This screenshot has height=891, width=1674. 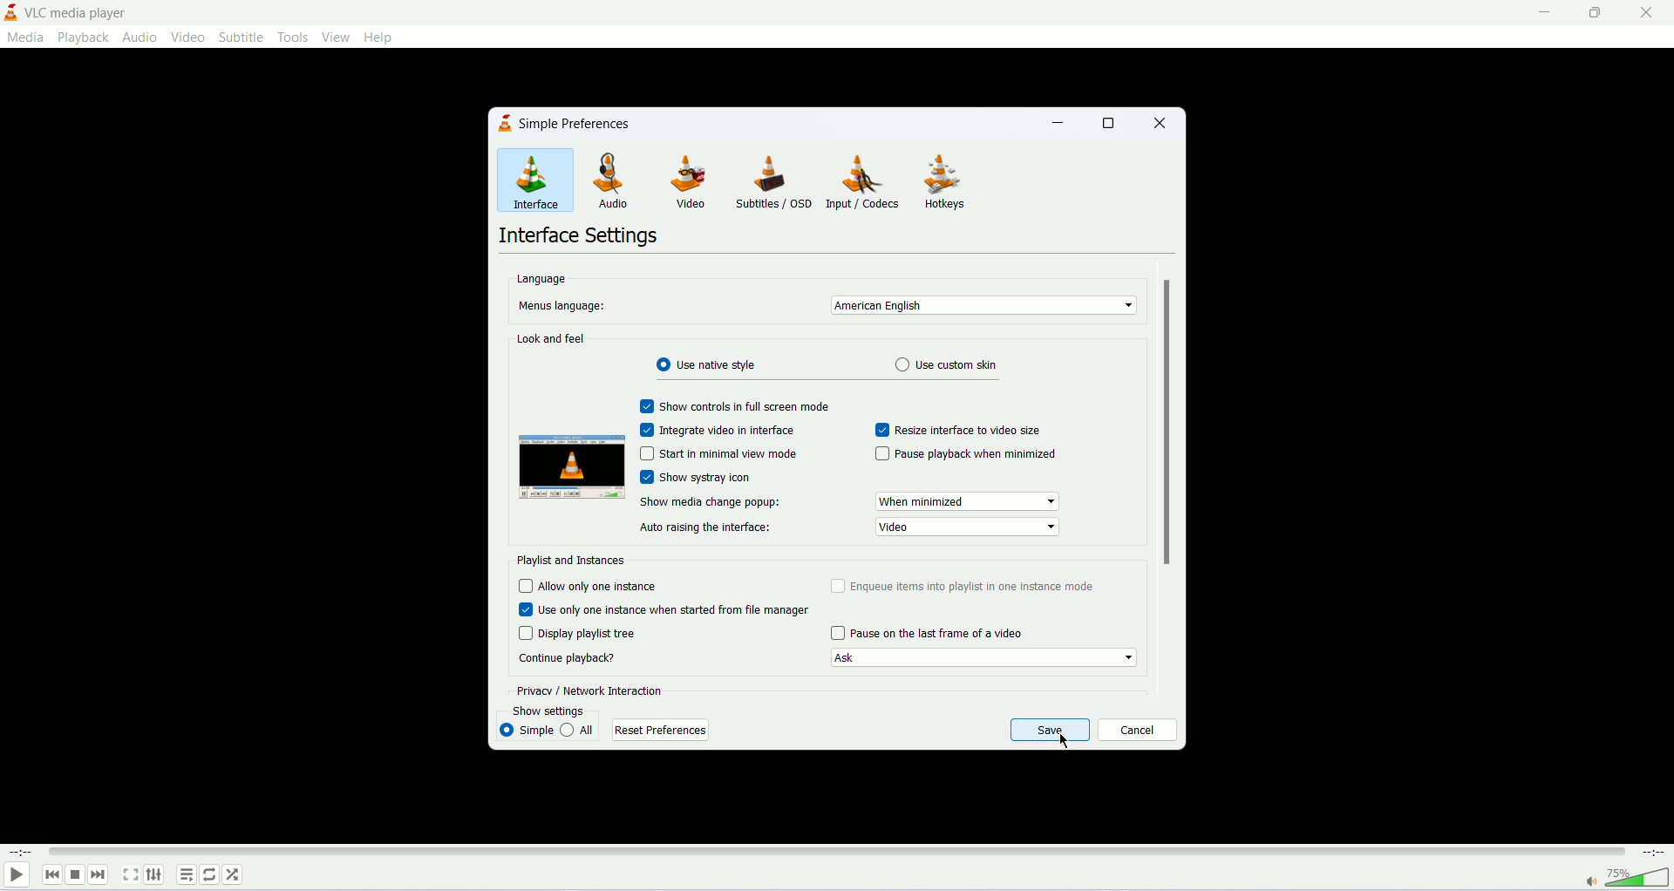 I want to click on show systray icon, so click(x=718, y=477).